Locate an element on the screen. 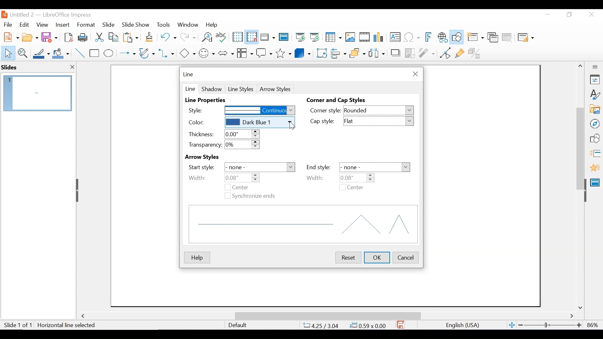  Styles is located at coordinates (595, 95).